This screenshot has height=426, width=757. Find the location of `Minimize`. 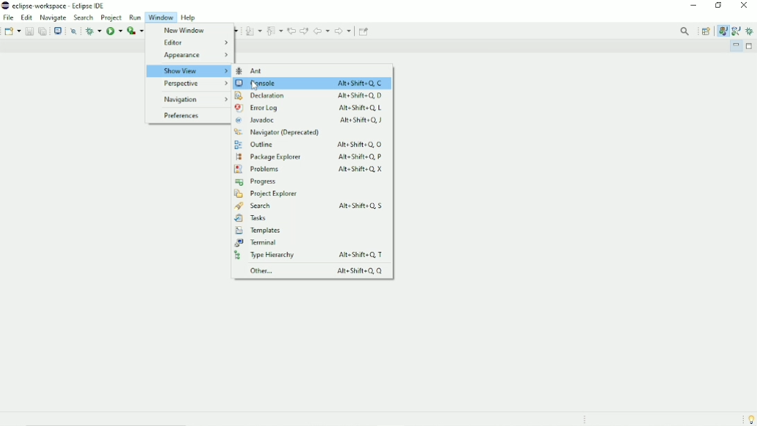

Minimize is located at coordinates (735, 46).